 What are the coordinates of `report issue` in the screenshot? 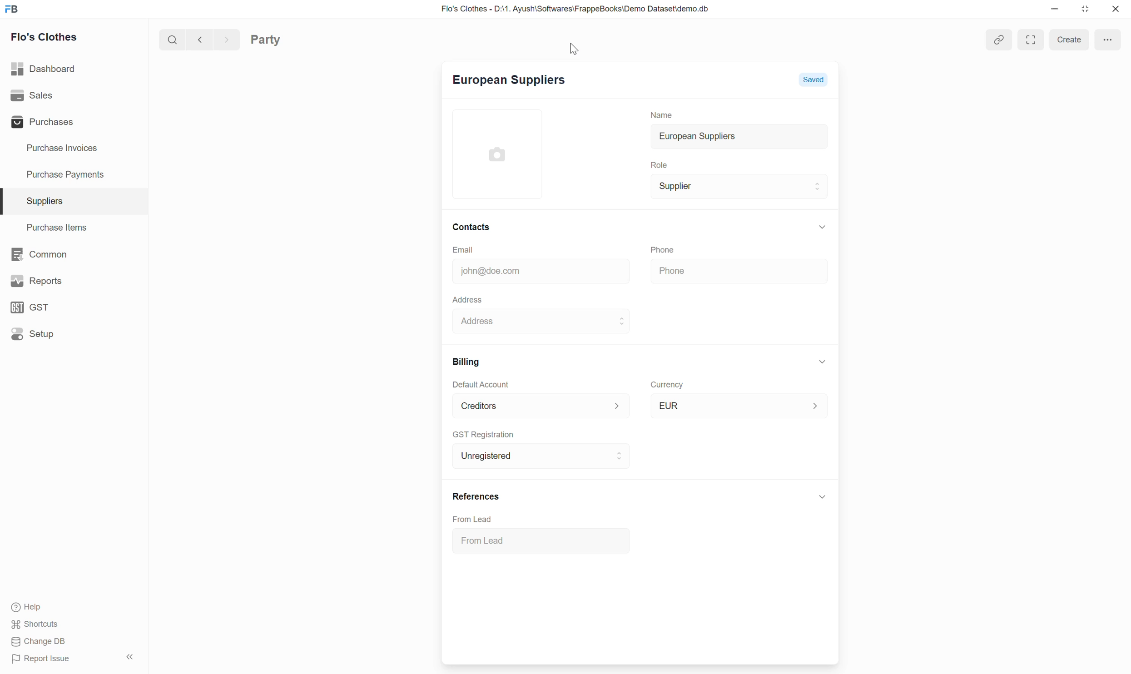 It's located at (41, 659).